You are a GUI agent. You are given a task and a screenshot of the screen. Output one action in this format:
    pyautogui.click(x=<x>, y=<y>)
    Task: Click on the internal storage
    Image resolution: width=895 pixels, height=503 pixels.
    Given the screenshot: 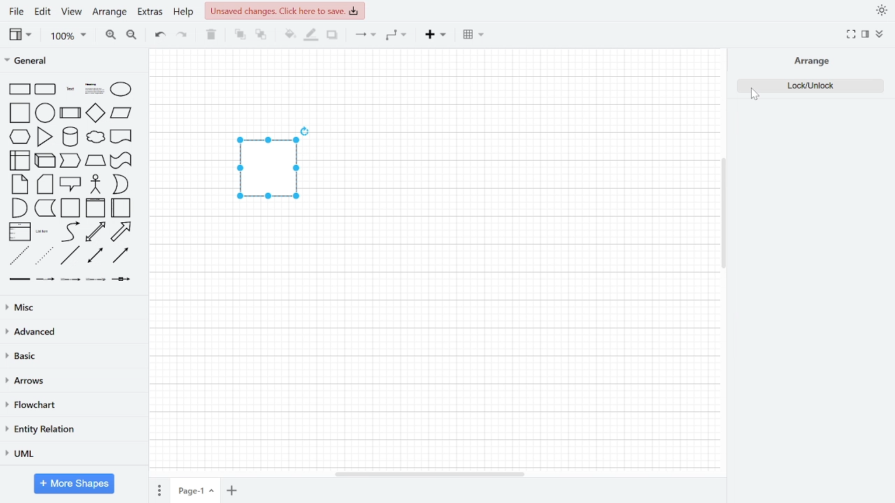 What is the action you would take?
    pyautogui.click(x=20, y=159)
    